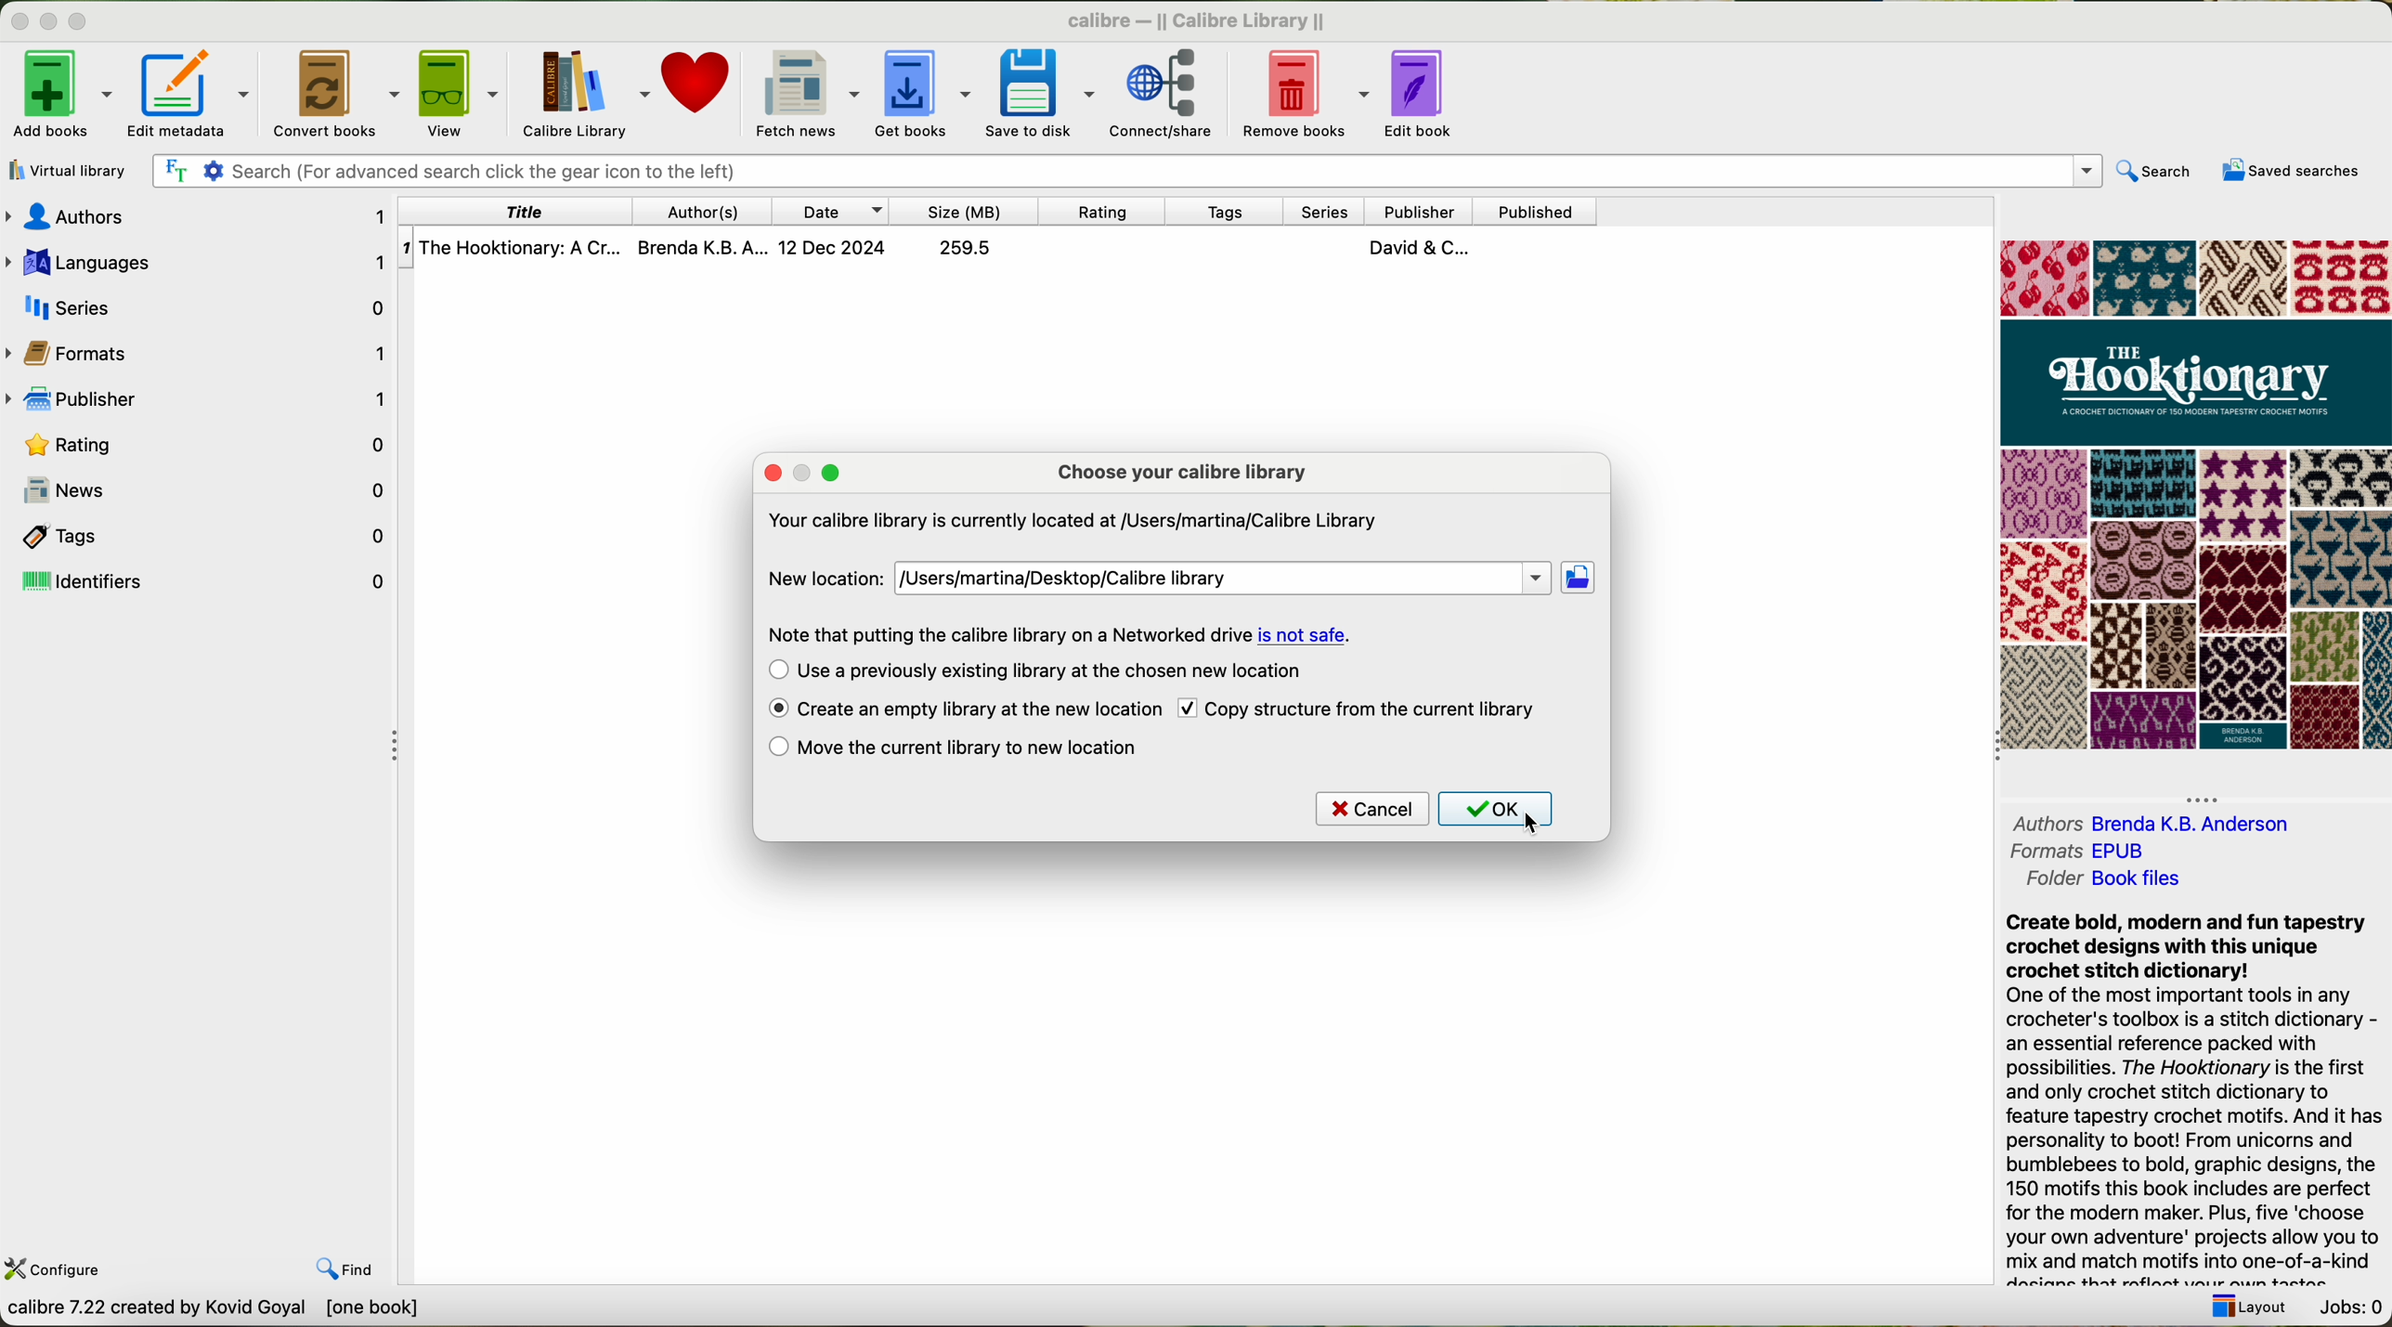 The width and height of the screenshot is (2392, 1327). Describe the element at coordinates (266, 1310) in the screenshot. I see `calibre 7.22 created by Kavid Goyal [one book]` at that location.